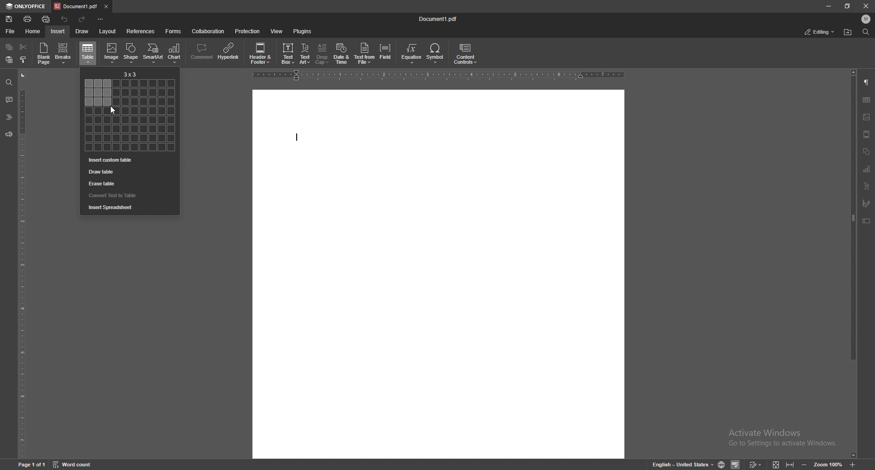 This screenshot has width=875, height=470. Describe the element at coordinates (854, 264) in the screenshot. I see `scroll bar` at that location.